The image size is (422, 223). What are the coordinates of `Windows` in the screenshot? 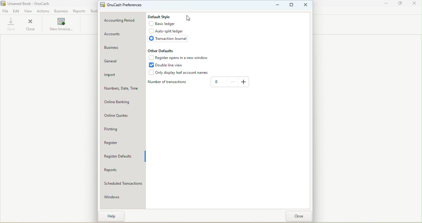 It's located at (123, 197).